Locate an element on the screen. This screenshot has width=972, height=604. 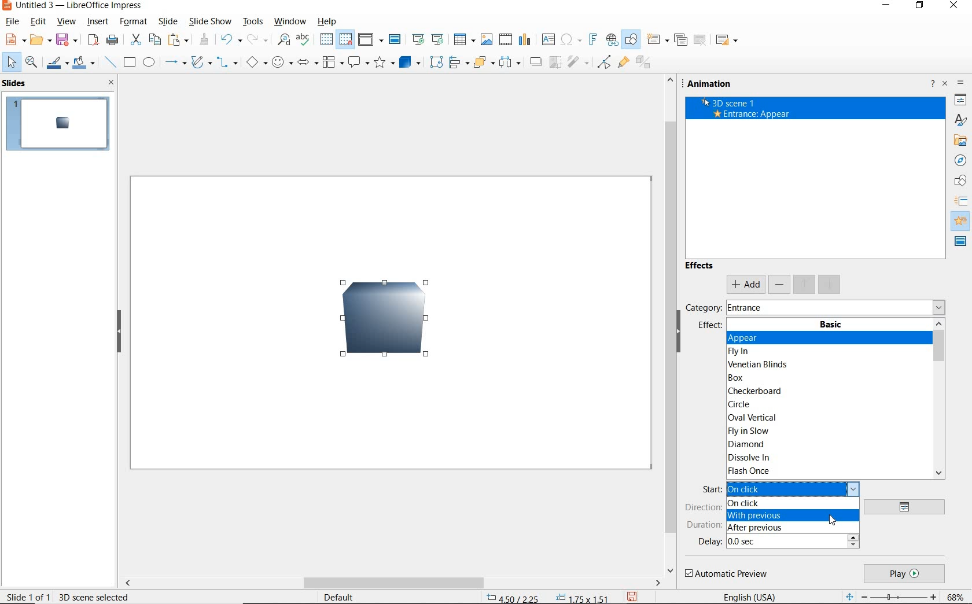
window is located at coordinates (289, 21).